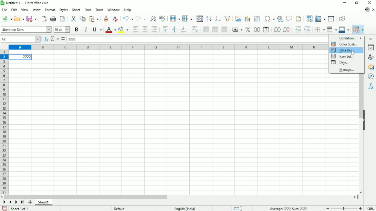  I want to click on Merge cells, so click(215, 29).